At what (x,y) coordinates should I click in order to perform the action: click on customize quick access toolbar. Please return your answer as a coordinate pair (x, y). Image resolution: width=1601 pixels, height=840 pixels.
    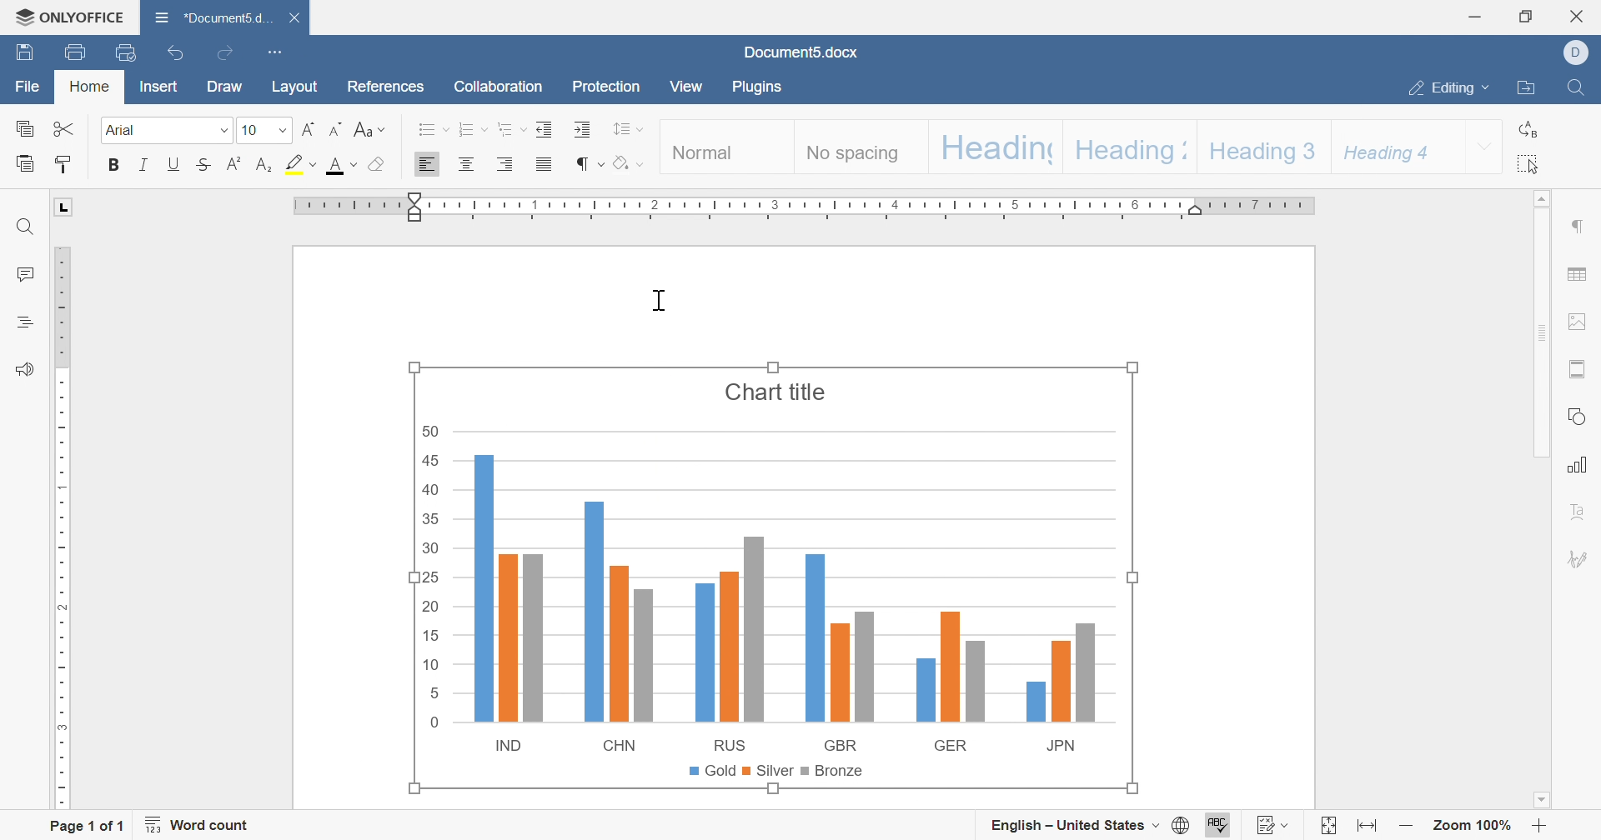
    Looking at the image, I should click on (279, 52).